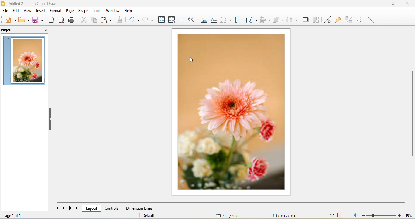 The image size is (415, 219). What do you see at coordinates (23, 19) in the screenshot?
I see `open` at bounding box center [23, 19].